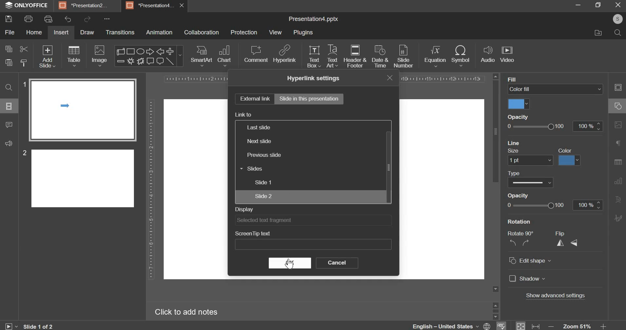 The image size is (626, 330). What do you see at coordinates (586, 205) in the screenshot?
I see `100 %` at bounding box center [586, 205].